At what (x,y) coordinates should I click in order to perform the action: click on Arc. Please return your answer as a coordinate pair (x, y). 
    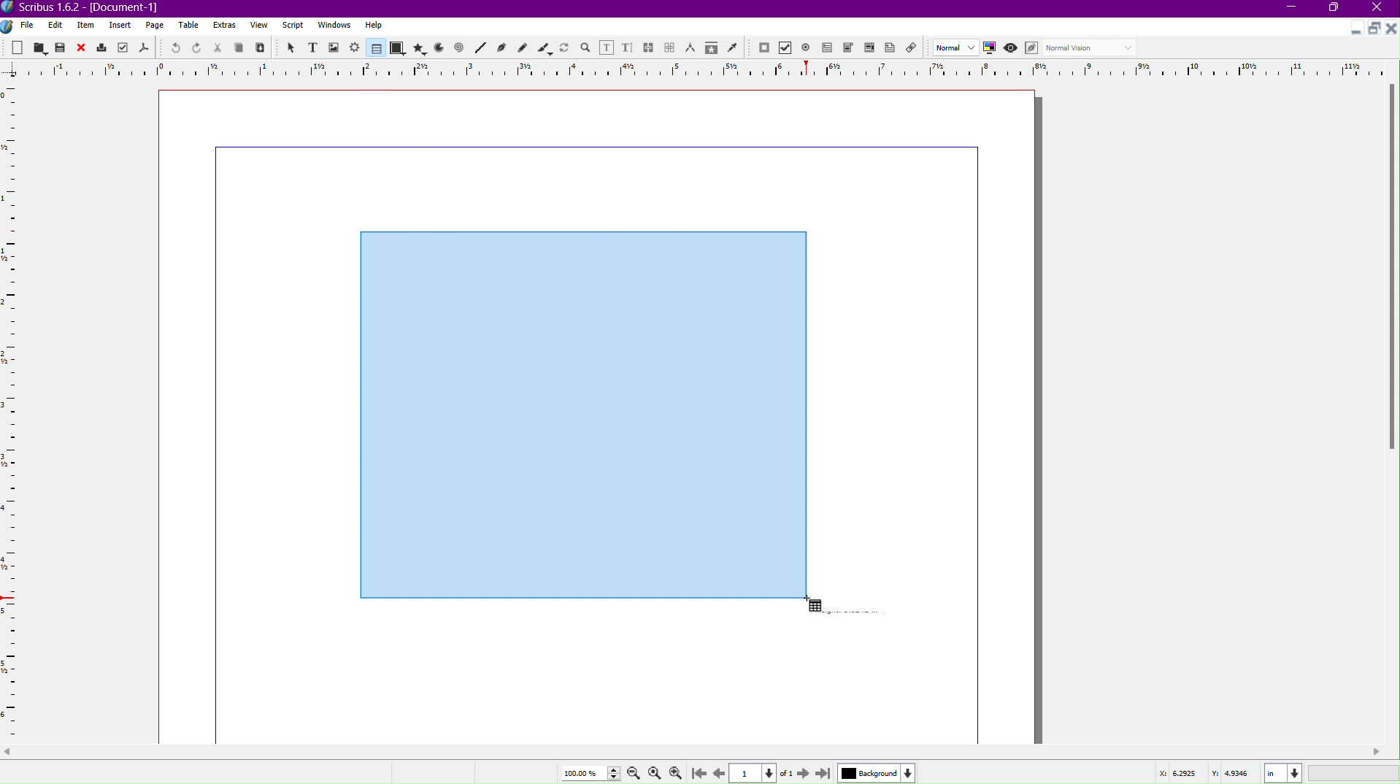
    Looking at the image, I should click on (439, 49).